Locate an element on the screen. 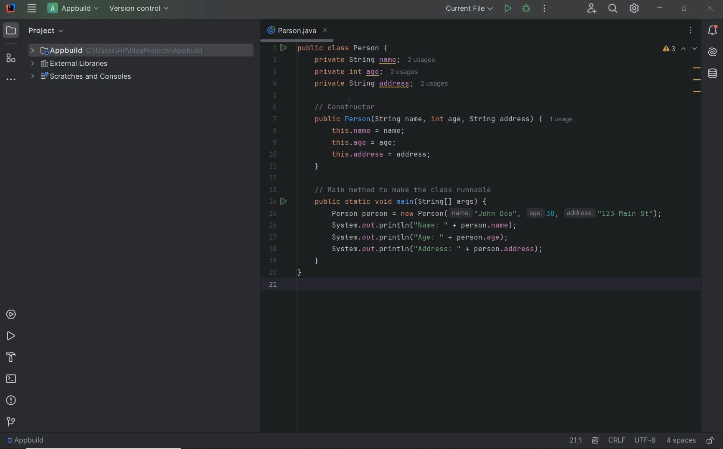  project file name is located at coordinates (124, 50).